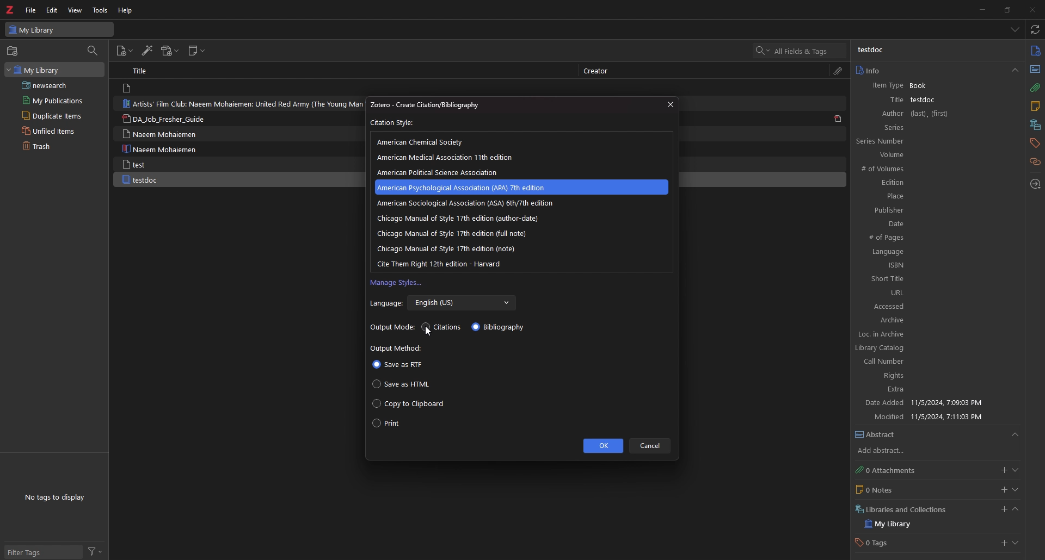 Image resolution: width=1045 pixels, height=560 pixels. I want to click on tags to display, so click(58, 497).